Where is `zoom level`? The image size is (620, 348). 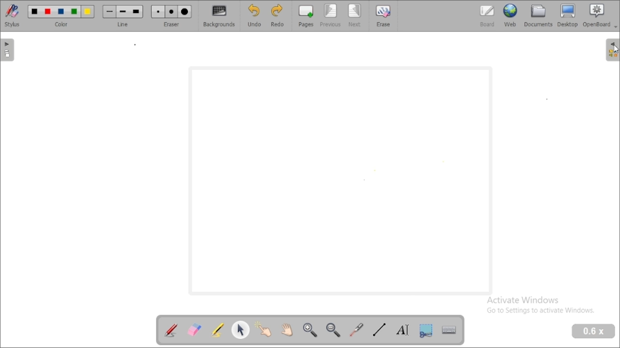 zoom level is located at coordinates (593, 332).